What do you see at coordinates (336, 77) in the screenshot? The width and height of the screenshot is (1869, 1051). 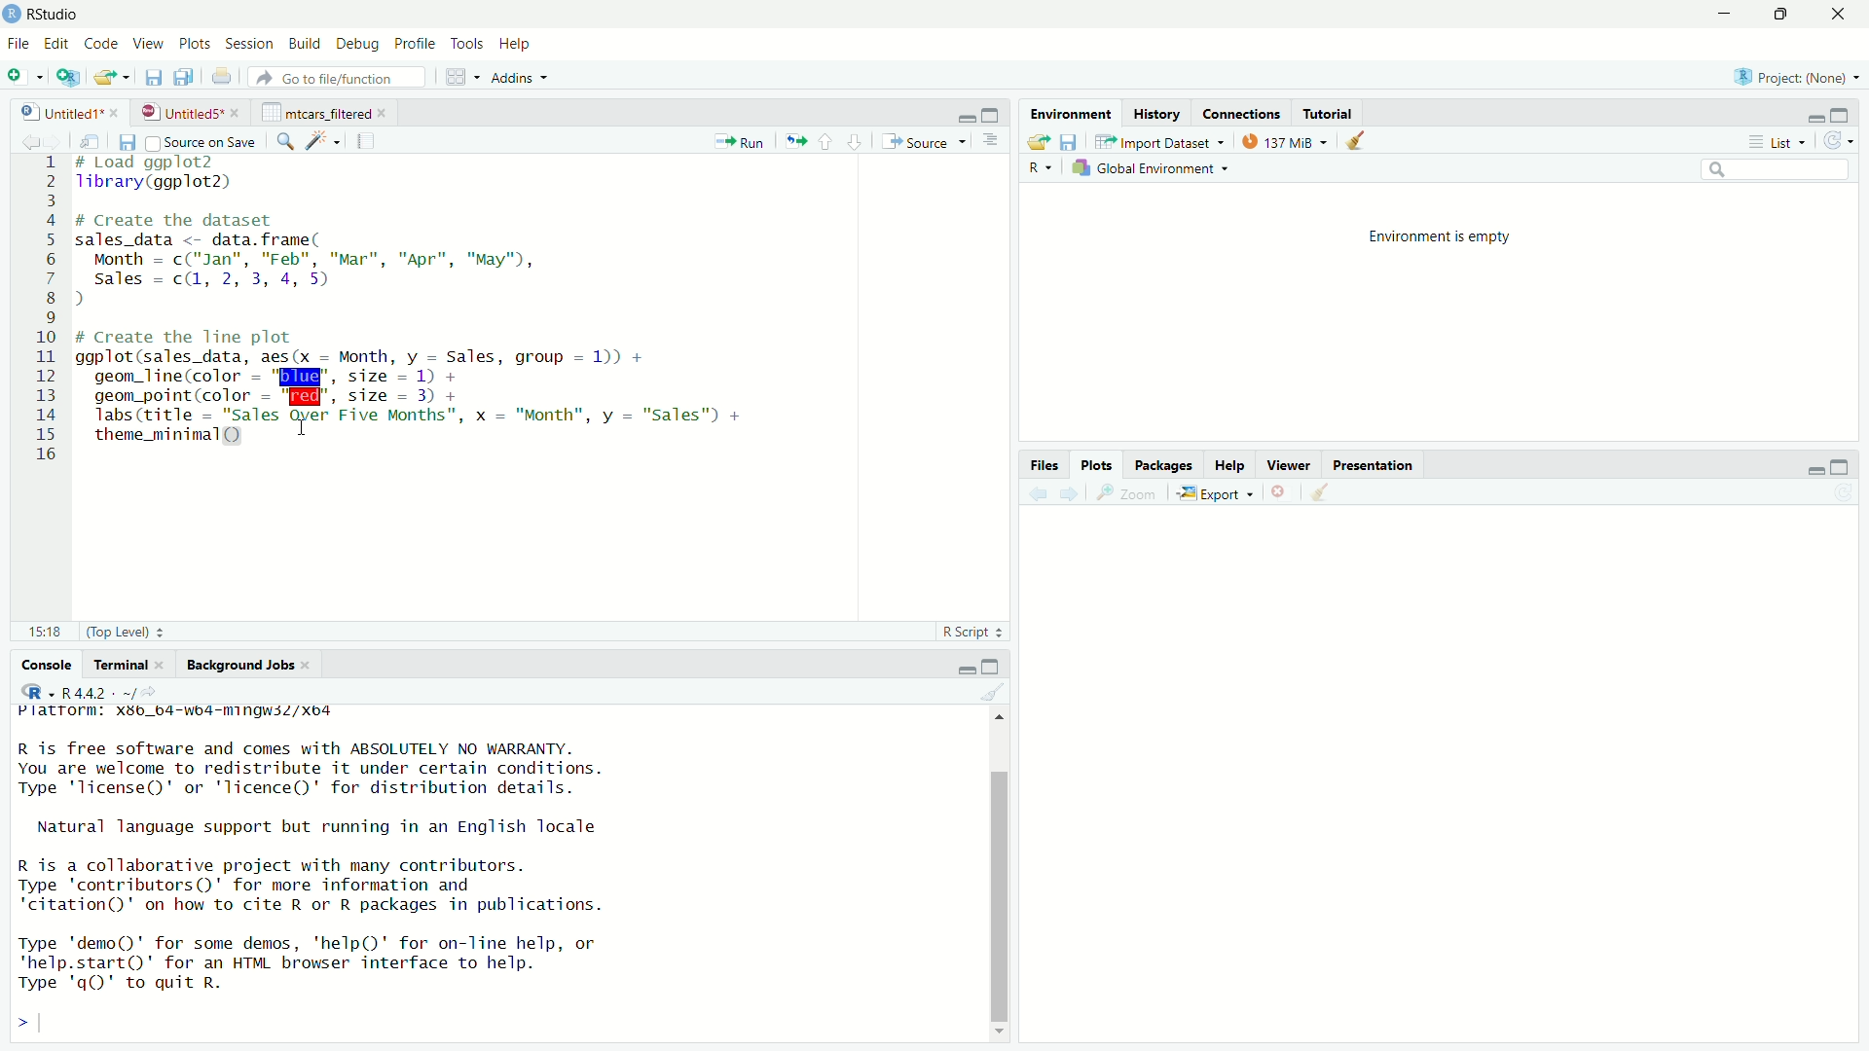 I see `Go to file/function` at bounding box center [336, 77].